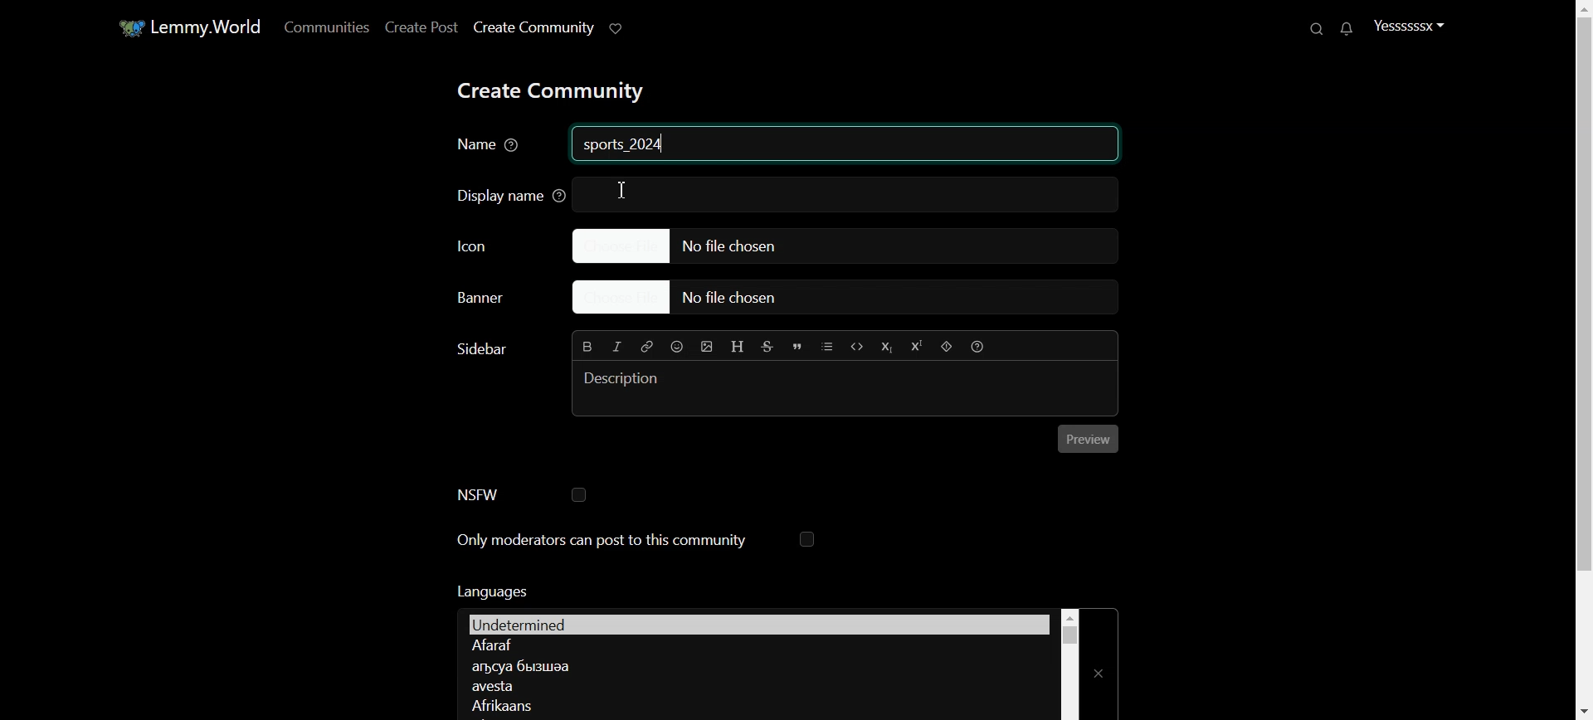 The height and width of the screenshot is (720, 1593). I want to click on Preview, so click(1089, 439).